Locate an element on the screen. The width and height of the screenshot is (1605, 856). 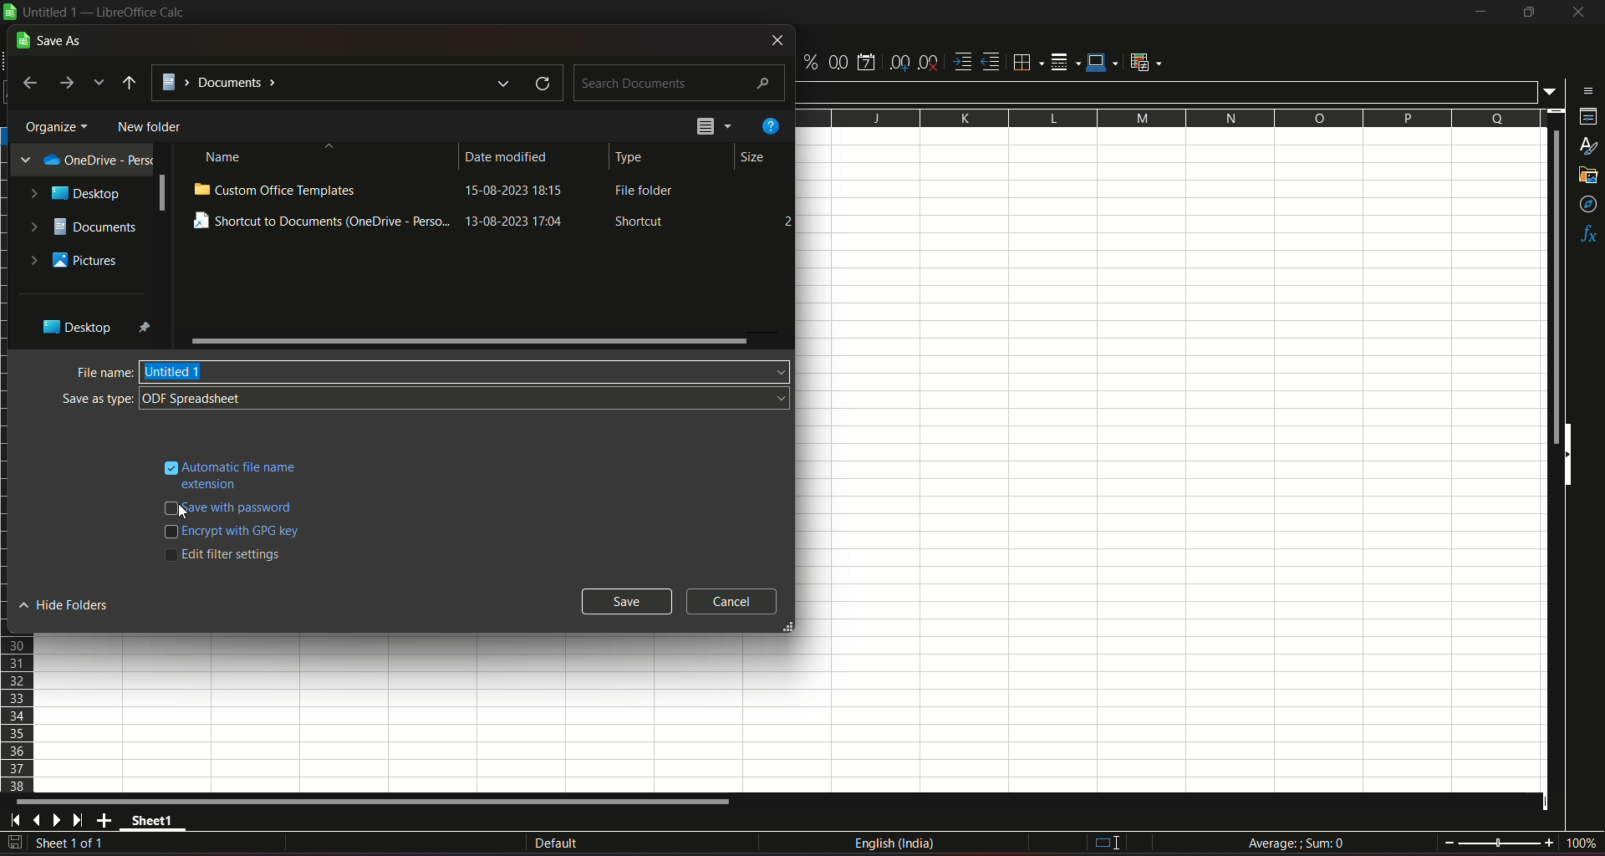
format as percent is located at coordinates (809, 63).